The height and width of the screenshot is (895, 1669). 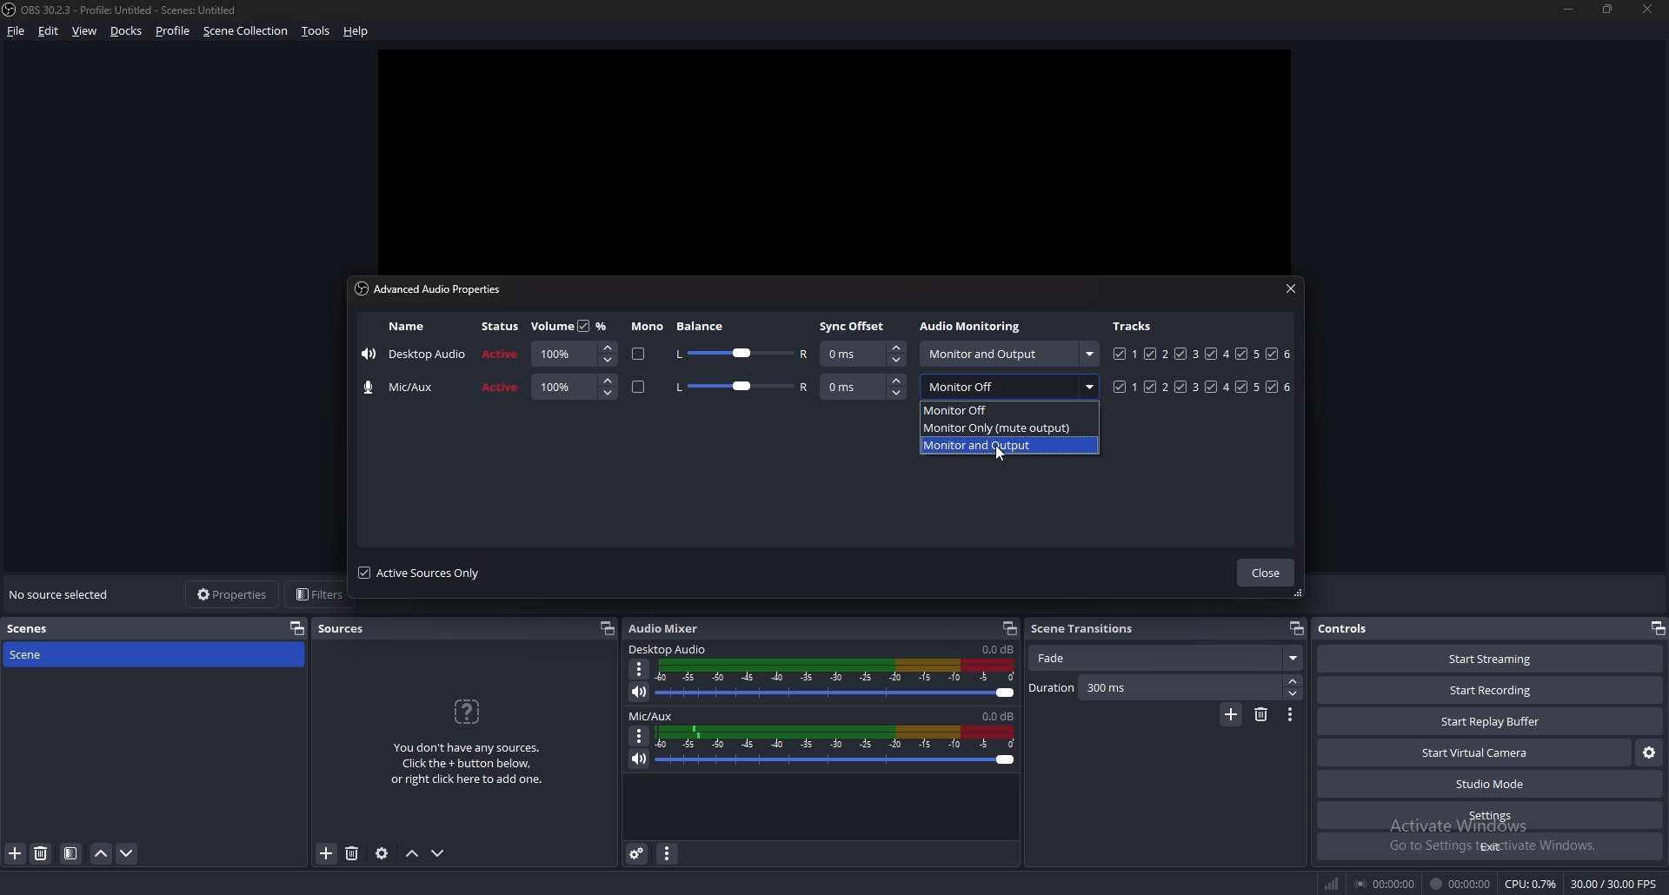 What do you see at coordinates (742, 388) in the screenshot?
I see `balance adjust` at bounding box center [742, 388].